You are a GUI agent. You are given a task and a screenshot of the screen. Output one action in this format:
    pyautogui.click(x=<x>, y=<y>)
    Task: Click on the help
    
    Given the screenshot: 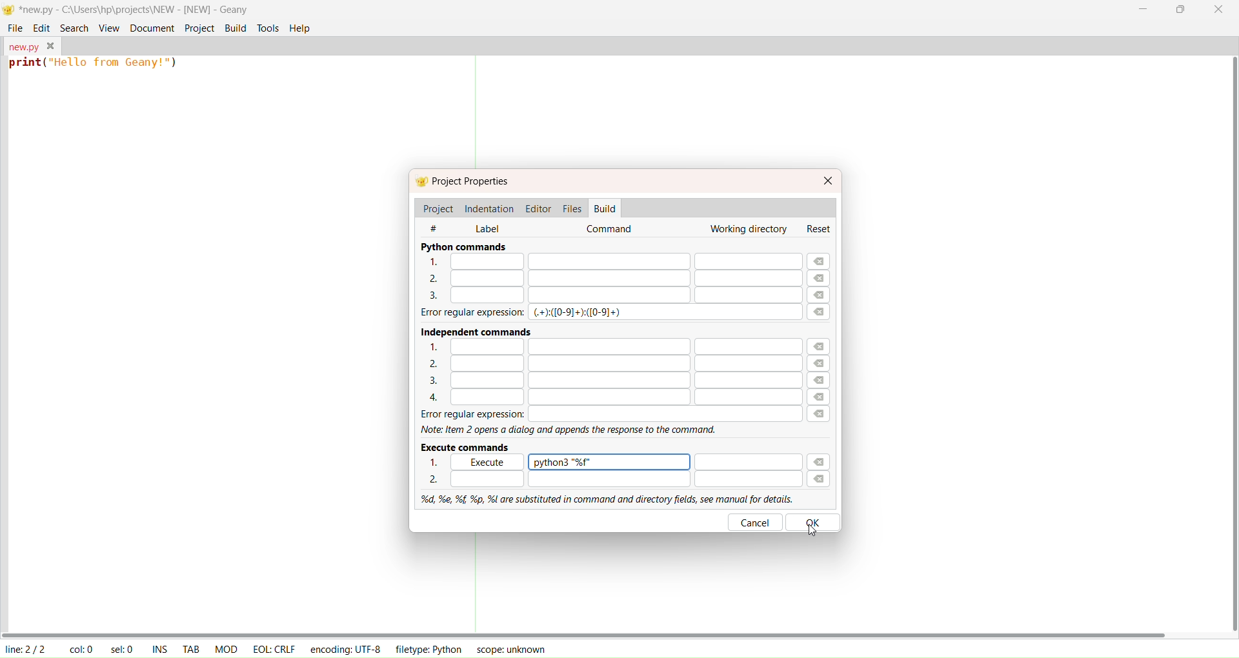 What is the action you would take?
    pyautogui.click(x=301, y=28)
    